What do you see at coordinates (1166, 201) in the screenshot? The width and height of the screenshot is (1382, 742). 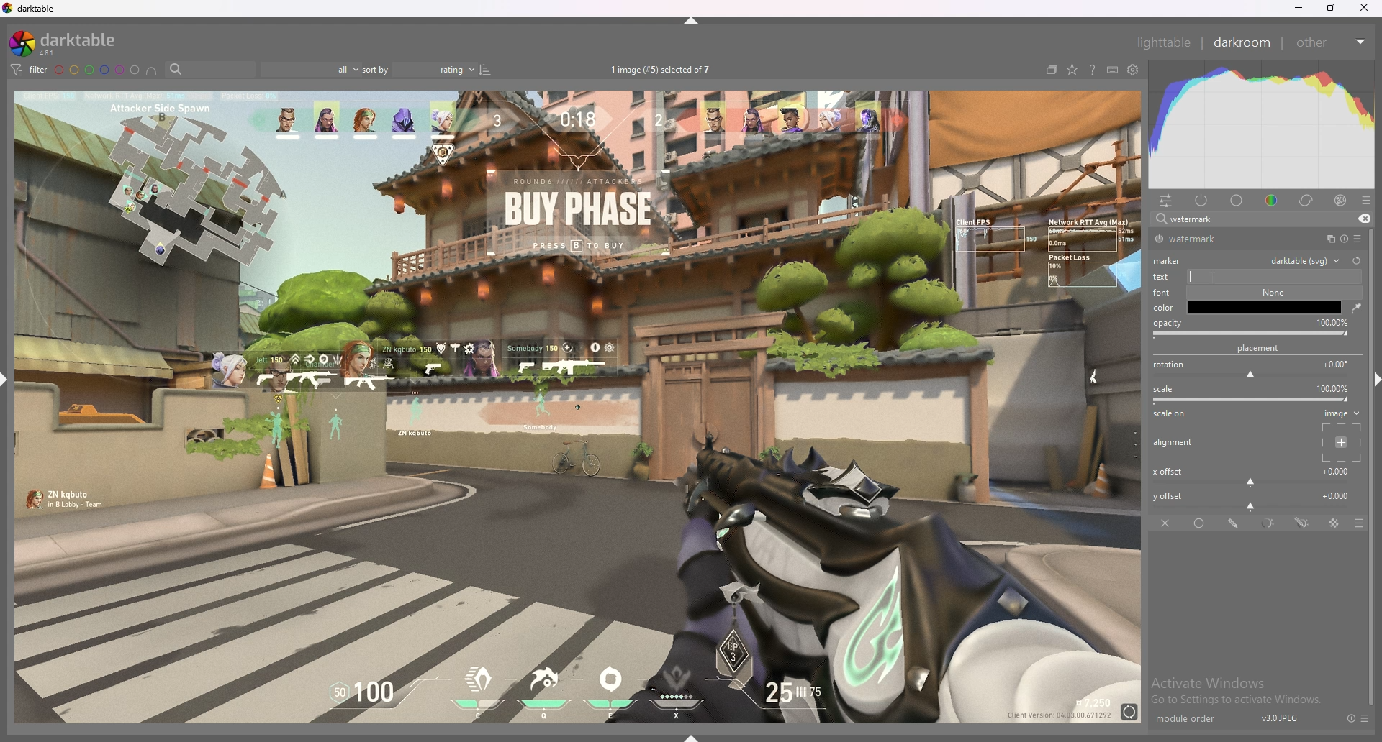 I see `quick access panel` at bounding box center [1166, 201].